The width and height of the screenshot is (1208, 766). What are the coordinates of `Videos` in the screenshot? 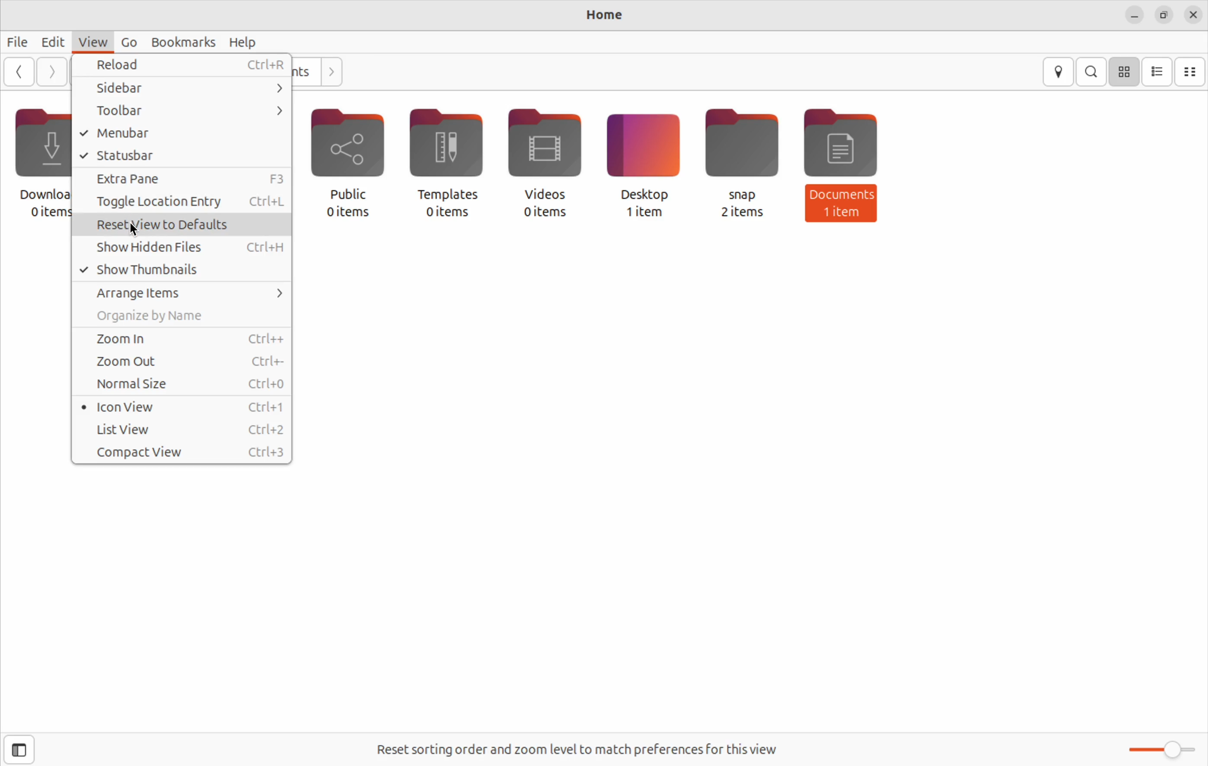 It's located at (544, 151).